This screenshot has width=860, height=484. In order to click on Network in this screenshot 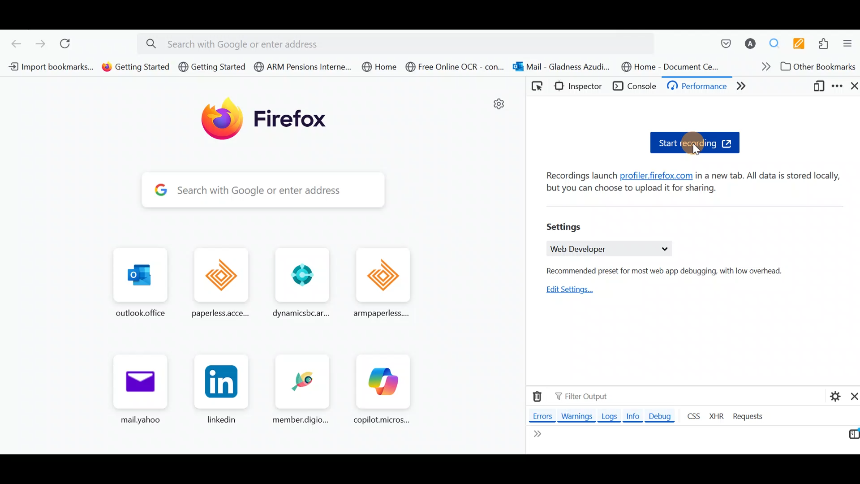, I will do `click(749, 87)`.